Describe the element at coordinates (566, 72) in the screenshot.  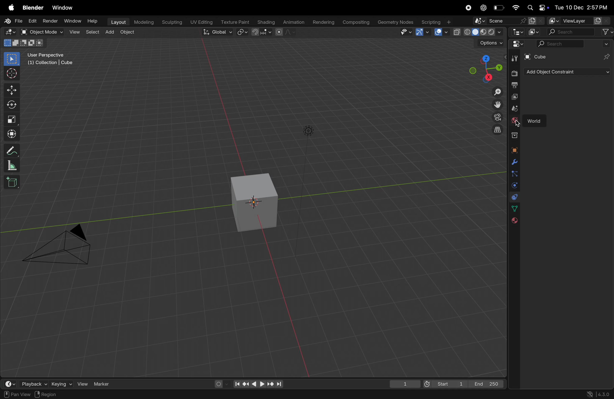
I see `Add object constraint` at that location.